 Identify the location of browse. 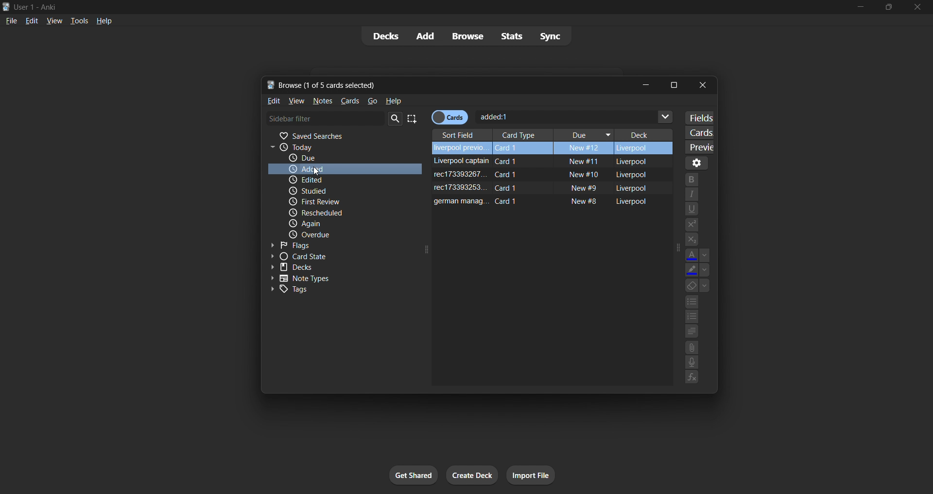
(466, 35).